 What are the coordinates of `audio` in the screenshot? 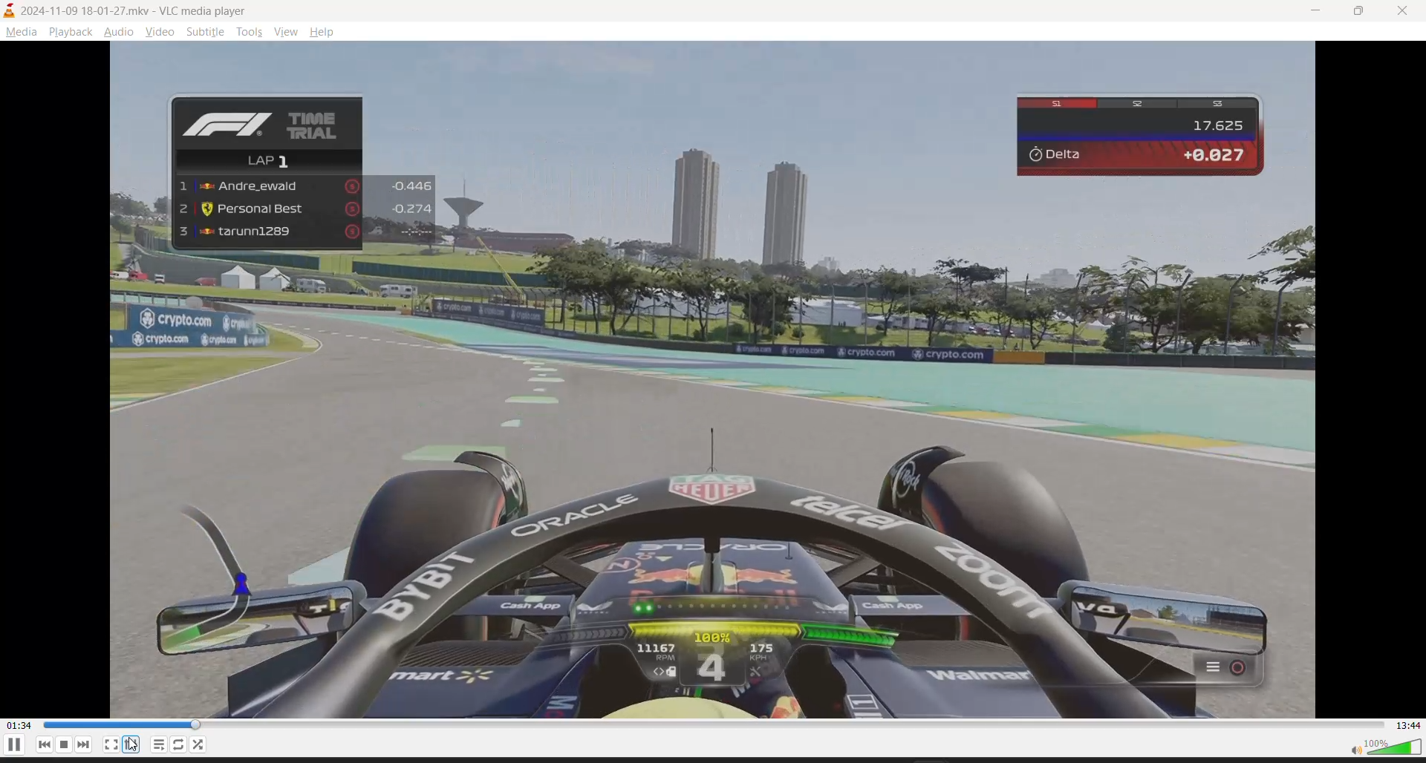 It's located at (120, 30).